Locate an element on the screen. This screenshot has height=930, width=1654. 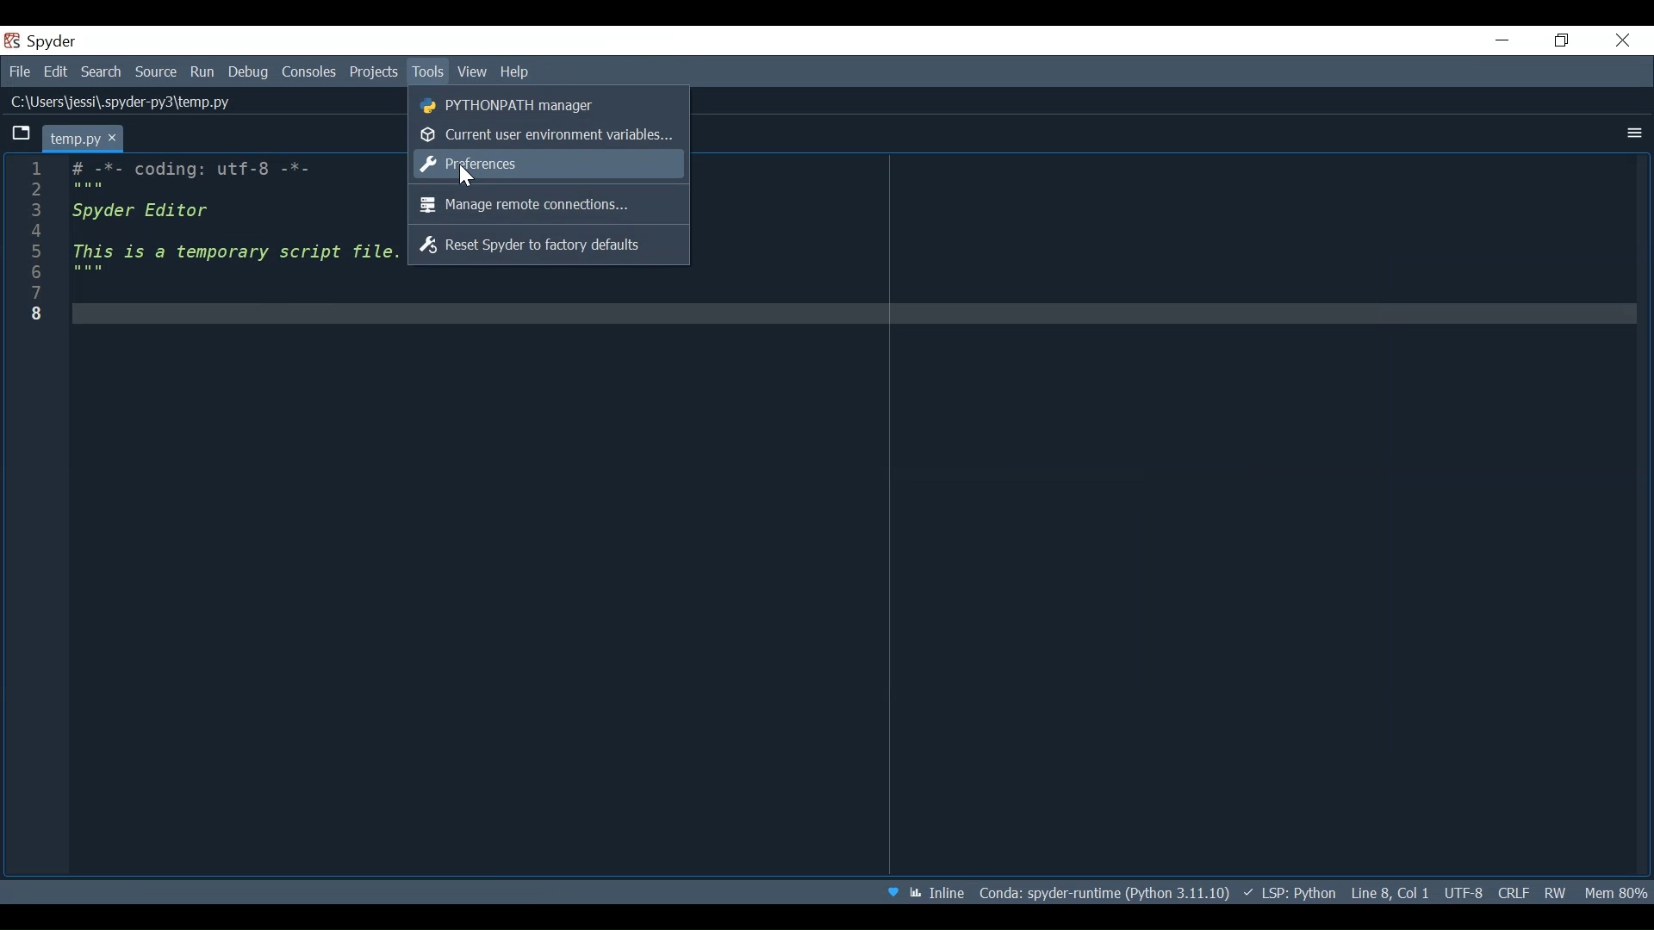
Language is located at coordinates (1340, 894).